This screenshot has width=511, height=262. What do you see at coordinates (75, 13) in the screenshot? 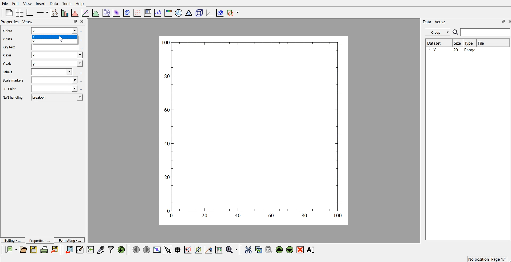
I see `histogram of dataset` at bounding box center [75, 13].